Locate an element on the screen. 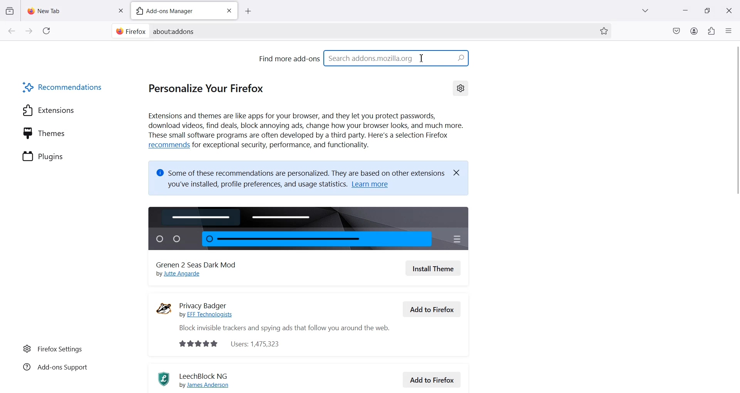 The image size is (740, 393). Firefox Settings is located at coordinates (53, 348).